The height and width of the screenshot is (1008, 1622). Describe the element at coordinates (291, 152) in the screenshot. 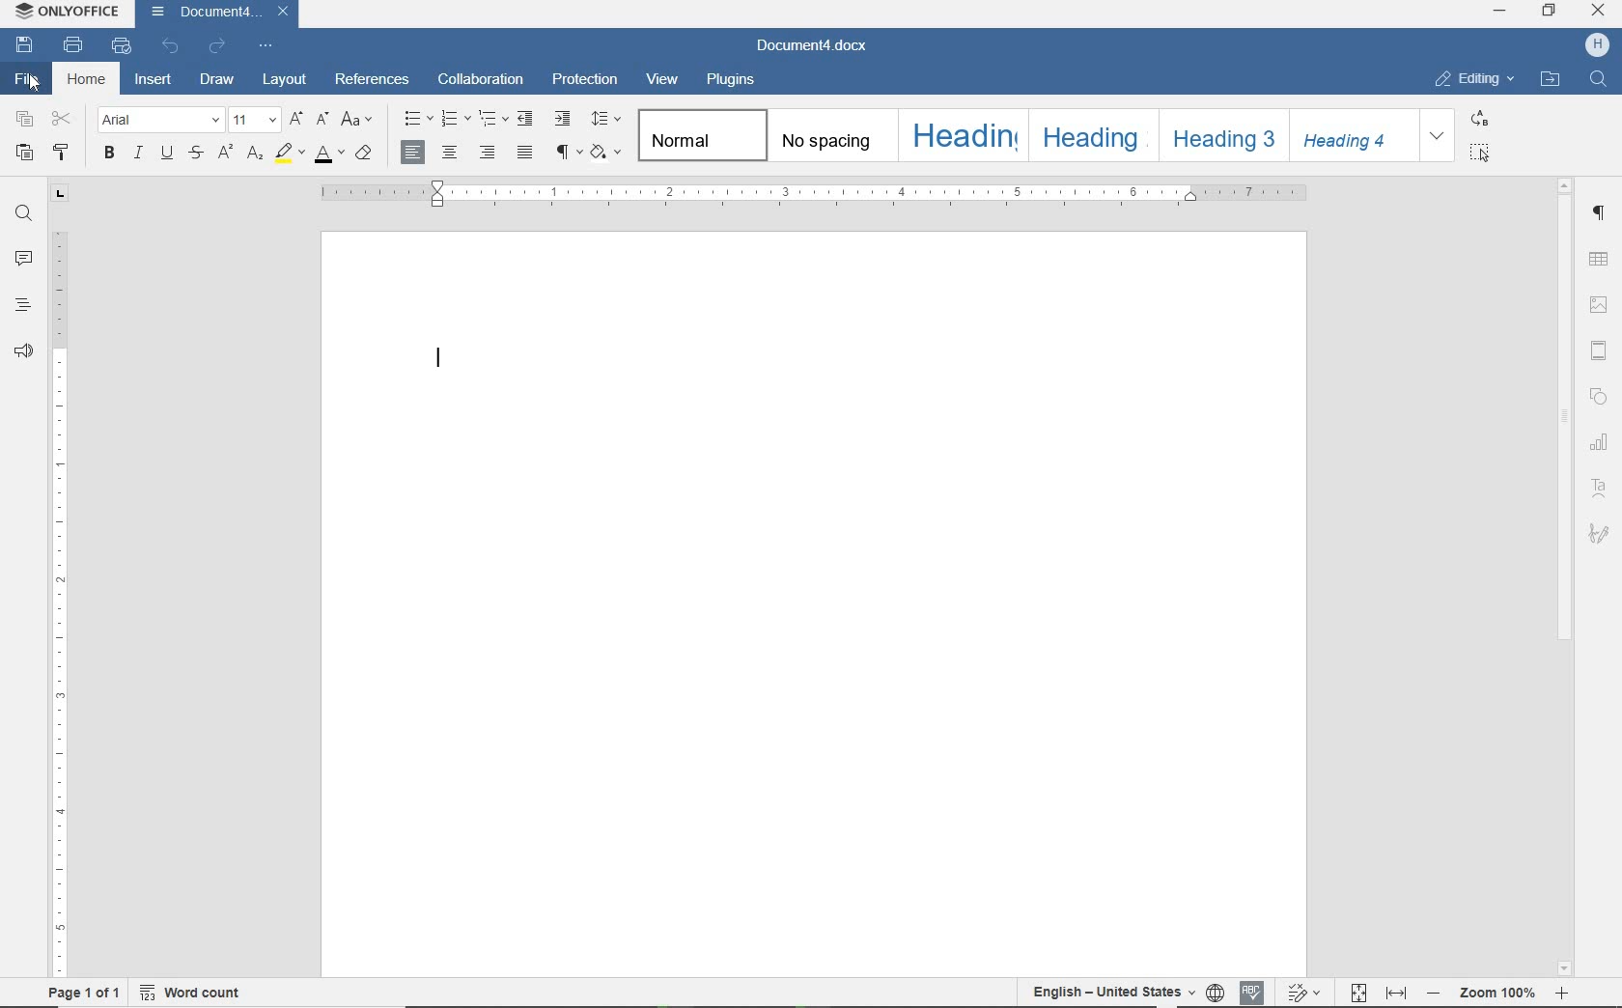

I see `highlight color` at that location.